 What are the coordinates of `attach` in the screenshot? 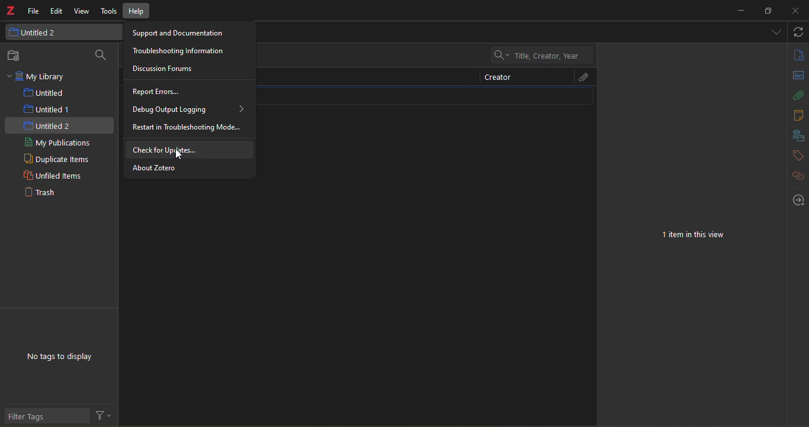 It's located at (580, 77).